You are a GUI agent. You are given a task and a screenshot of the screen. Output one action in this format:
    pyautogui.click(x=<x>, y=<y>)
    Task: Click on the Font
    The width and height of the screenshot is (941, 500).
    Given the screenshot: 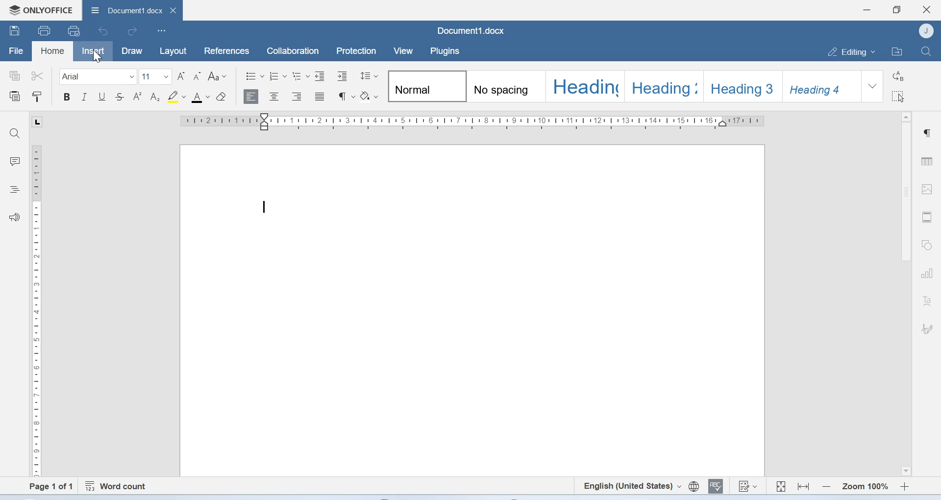 What is the action you would take?
    pyautogui.click(x=97, y=77)
    